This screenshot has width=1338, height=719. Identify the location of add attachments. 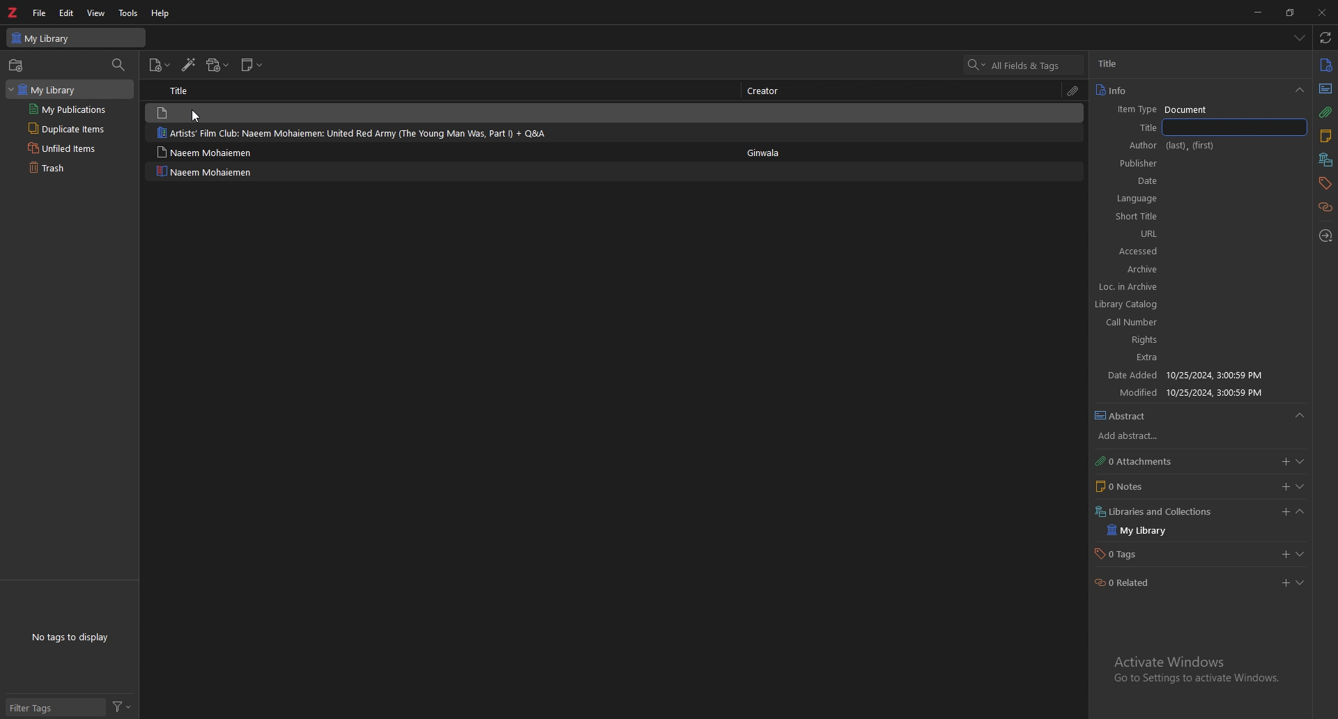
(1284, 463).